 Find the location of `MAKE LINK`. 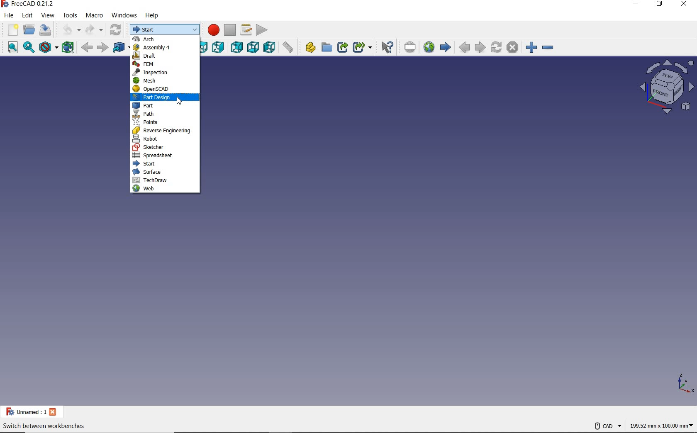

MAKE LINK is located at coordinates (343, 47).